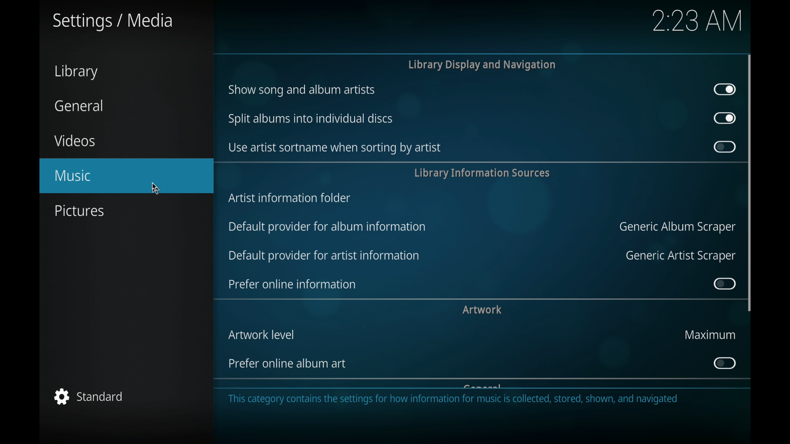  What do you see at coordinates (725, 90) in the screenshot?
I see `toggle button` at bounding box center [725, 90].